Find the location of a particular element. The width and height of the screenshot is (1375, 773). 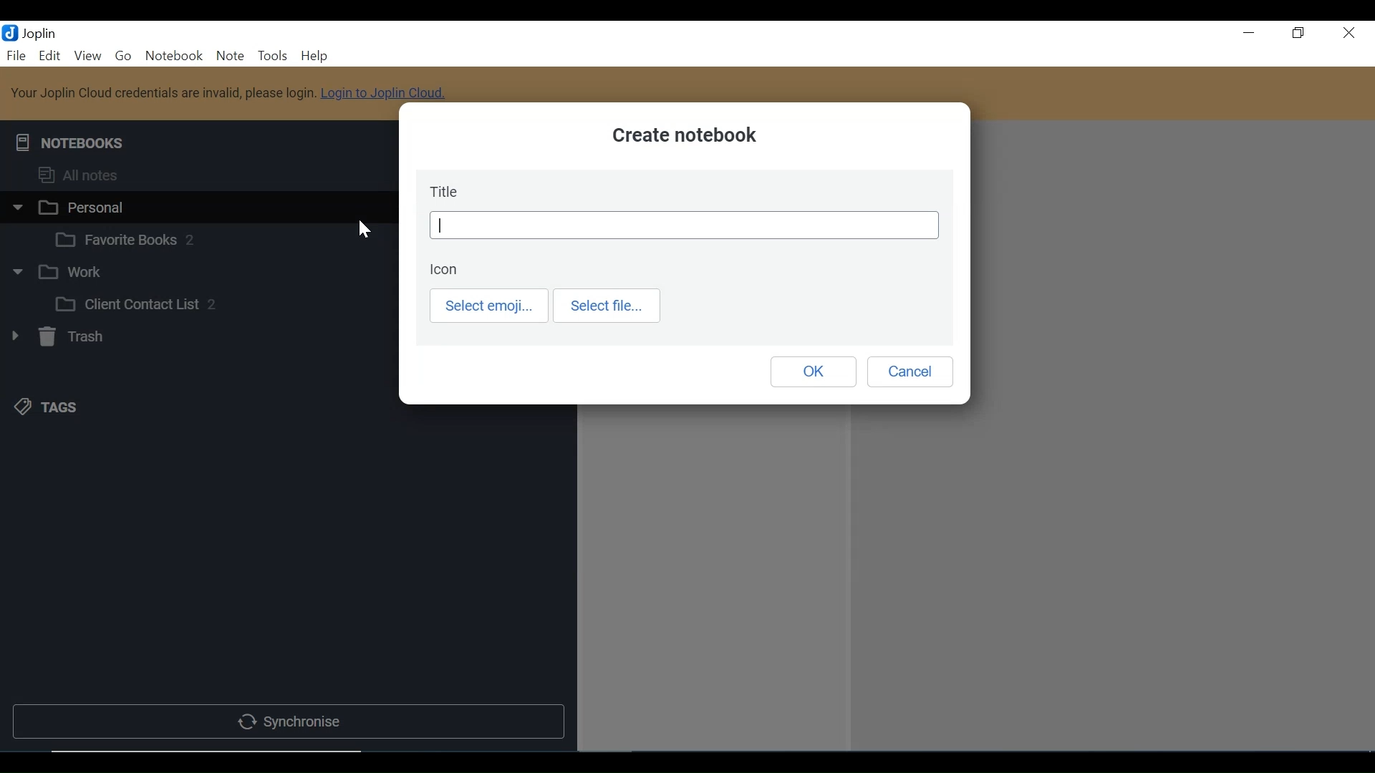

Trash is located at coordinates (56, 336).